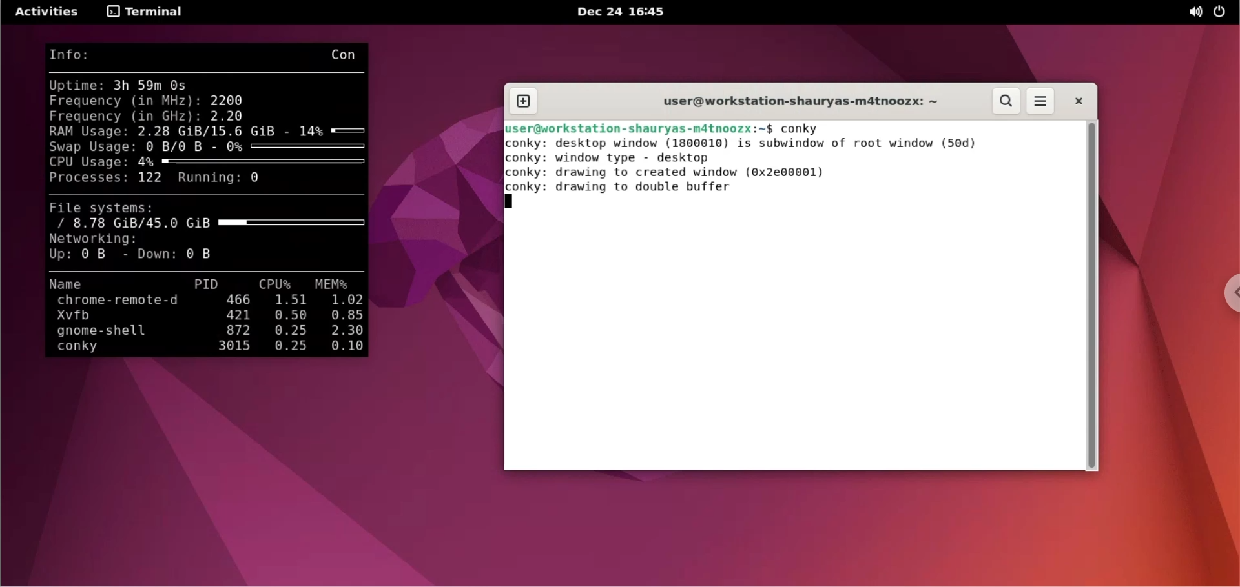 This screenshot has width=1240, height=587. What do you see at coordinates (116, 316) in the screenshot?
I see `Xvfb` at bounding box center [116, 316].